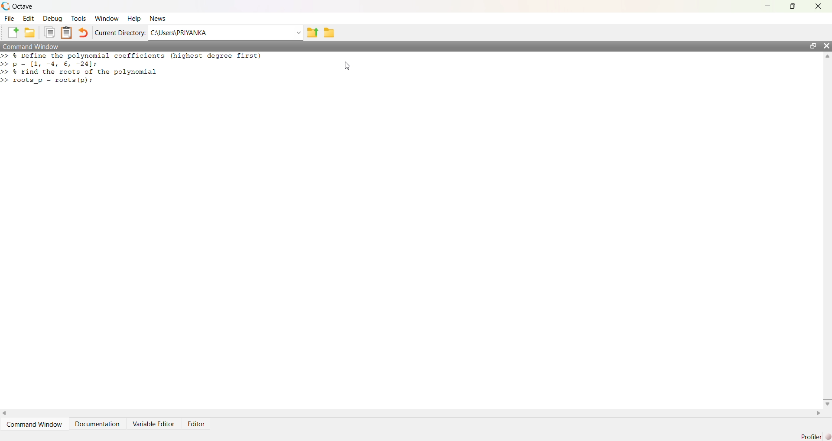 The height and width of the screenshot is (441, 832). I want to click on Files, so click(50, 33).